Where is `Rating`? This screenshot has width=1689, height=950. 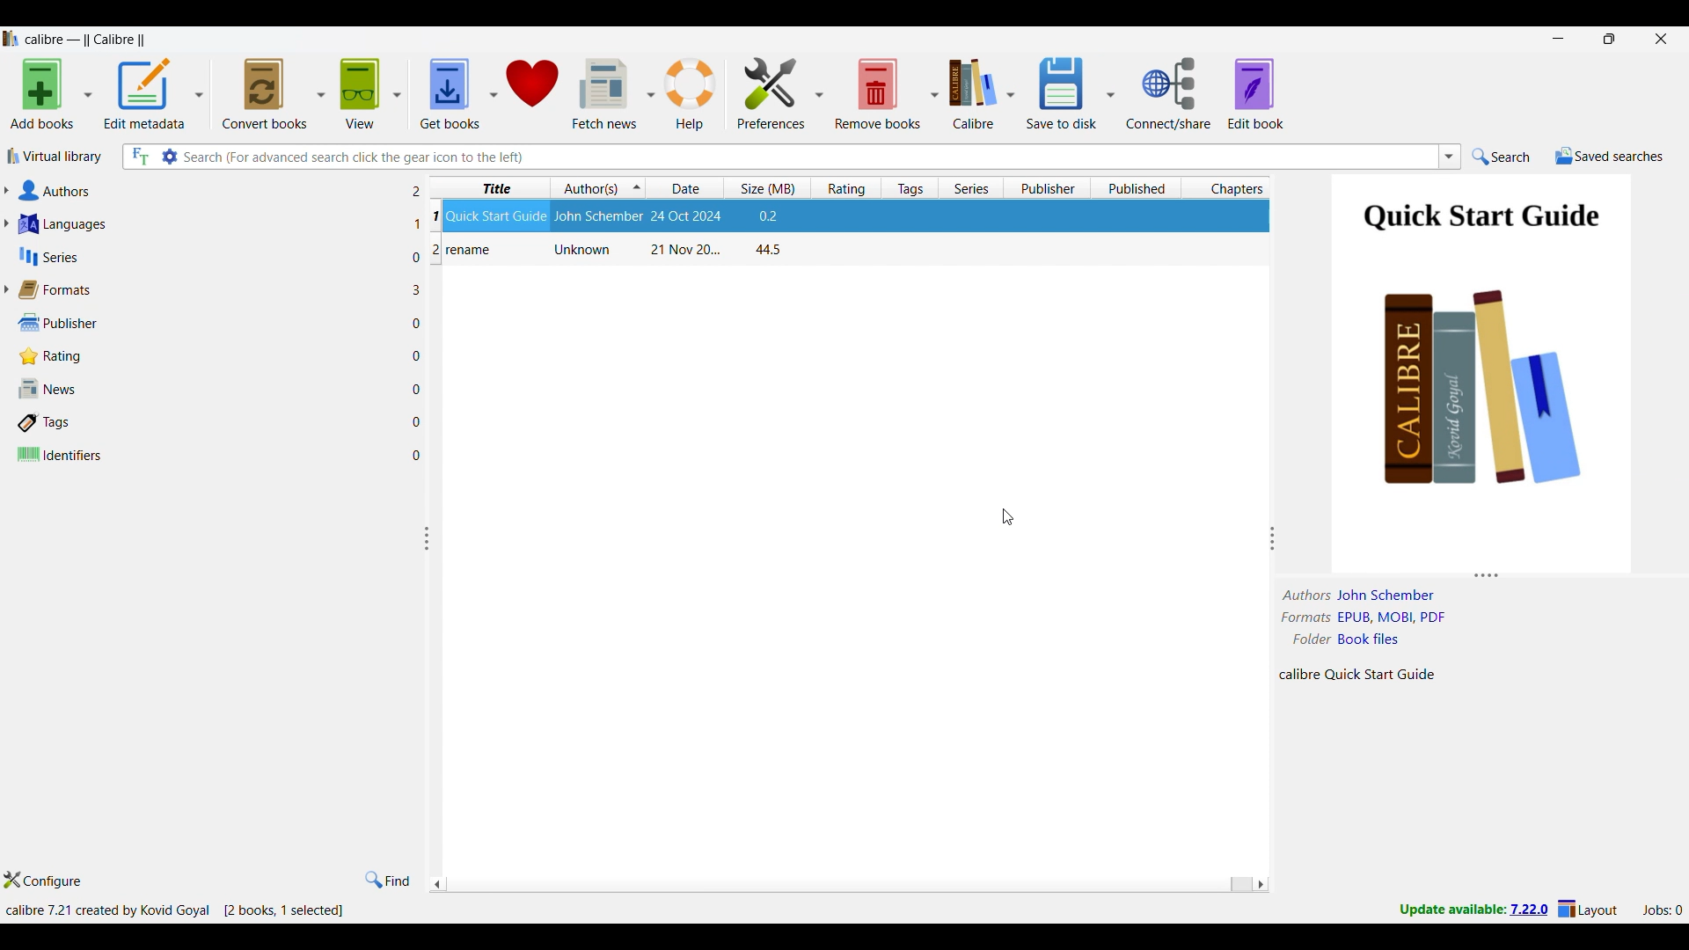 Rating is located at coordinates (203, 356).